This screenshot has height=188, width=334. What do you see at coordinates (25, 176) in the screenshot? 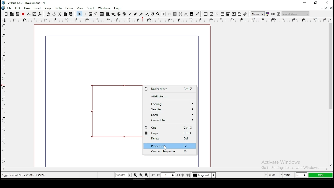
I see `polygon selected size= 3.1181 inch x 2.4567 in` at bounding box center [25, 176].